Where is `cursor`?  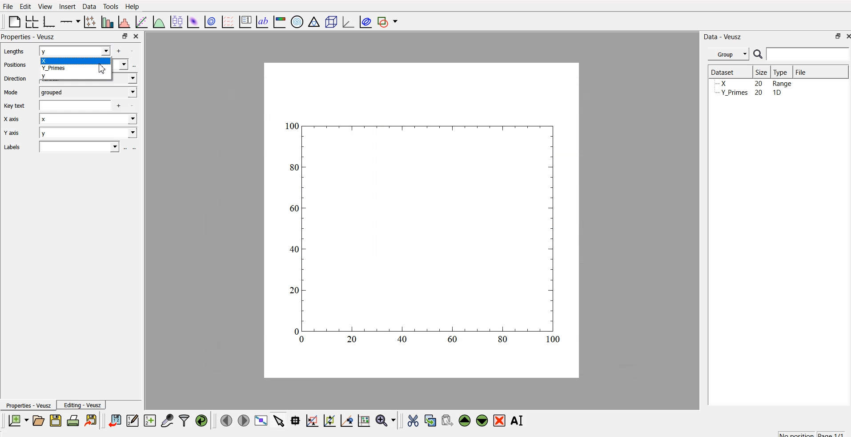
cursor is located at coordinates (102, 70).